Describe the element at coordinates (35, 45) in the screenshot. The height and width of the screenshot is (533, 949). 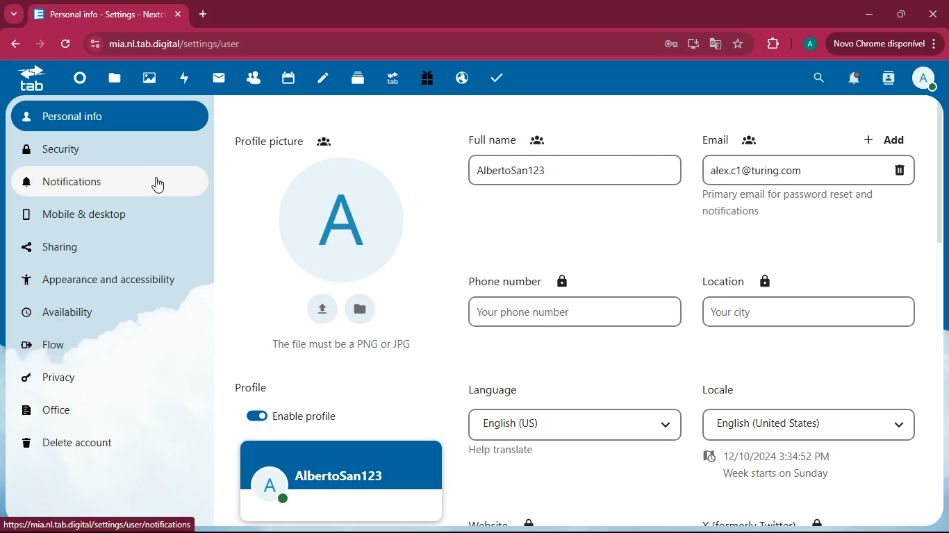
I see `forward` at that location.